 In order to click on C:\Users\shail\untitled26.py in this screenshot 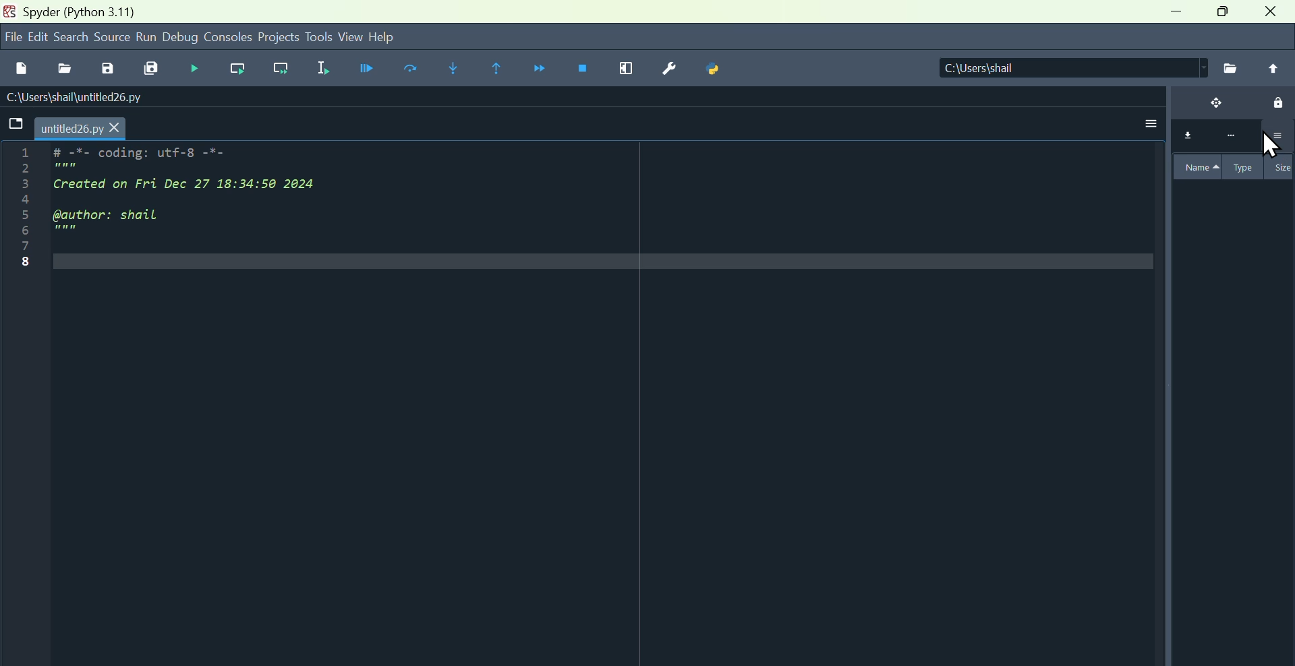, I will do `click(88, 98)`.